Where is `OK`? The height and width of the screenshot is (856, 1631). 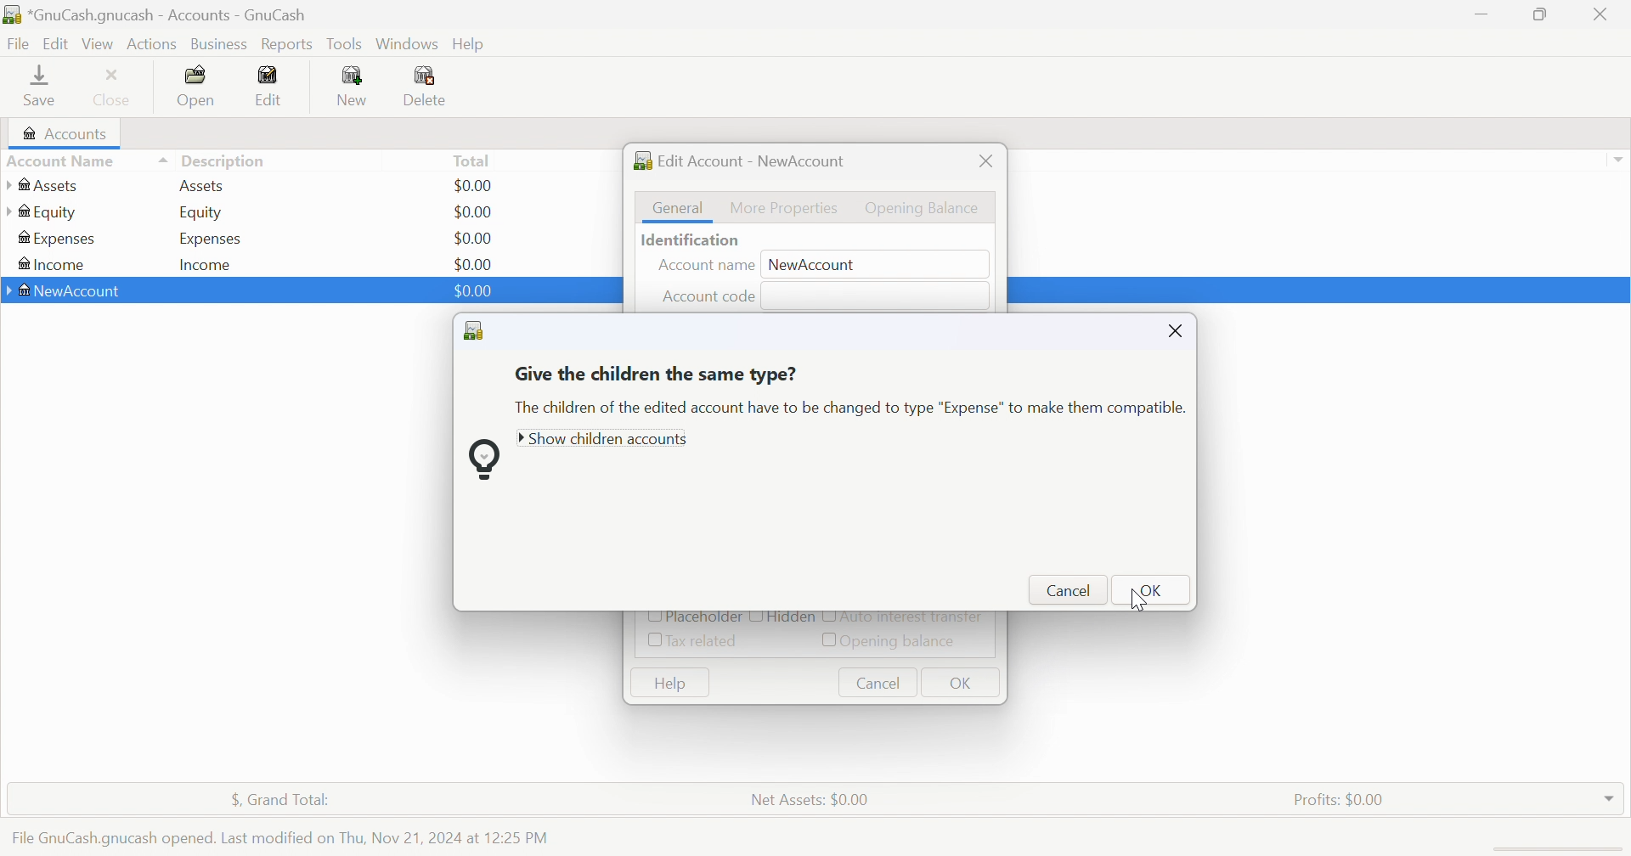 OK is located at coordinates (1158, 591).